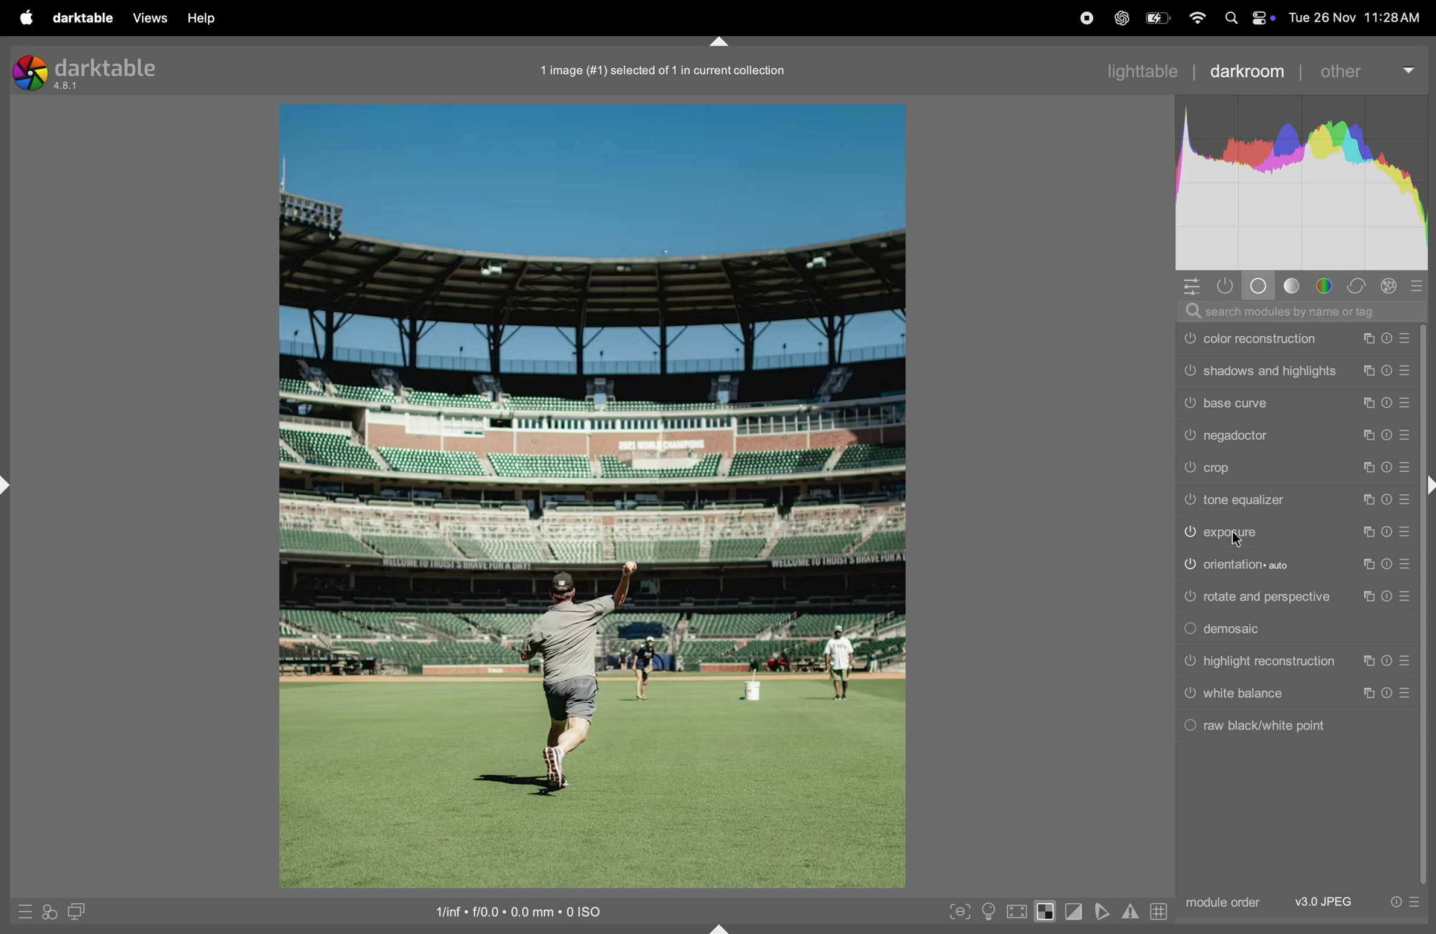 The image size is (1436, 934). I want to click on expand or collapse , so click(1427, 487).